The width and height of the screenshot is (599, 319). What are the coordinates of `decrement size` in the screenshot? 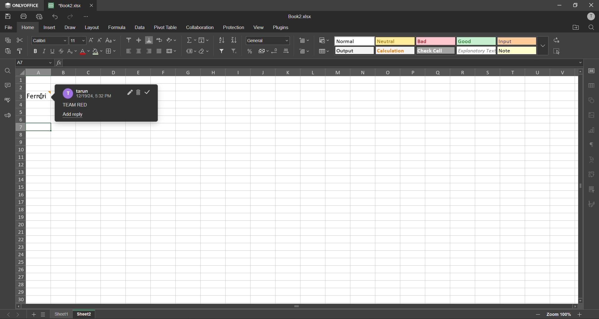 It's located at (100, 40).